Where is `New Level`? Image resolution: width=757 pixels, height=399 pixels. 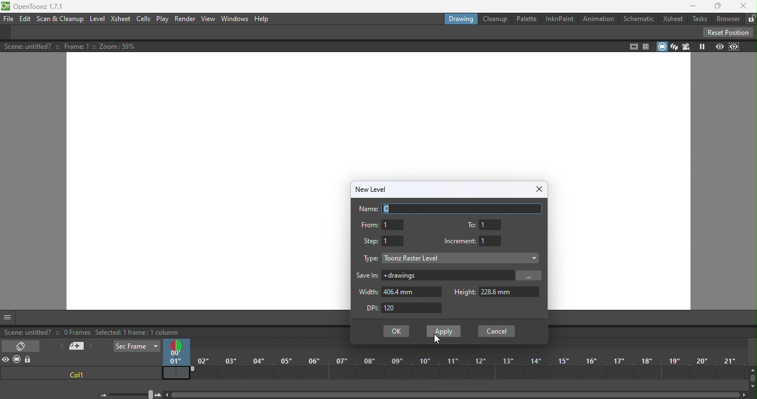
New Level is located at coordinates (371, 188).